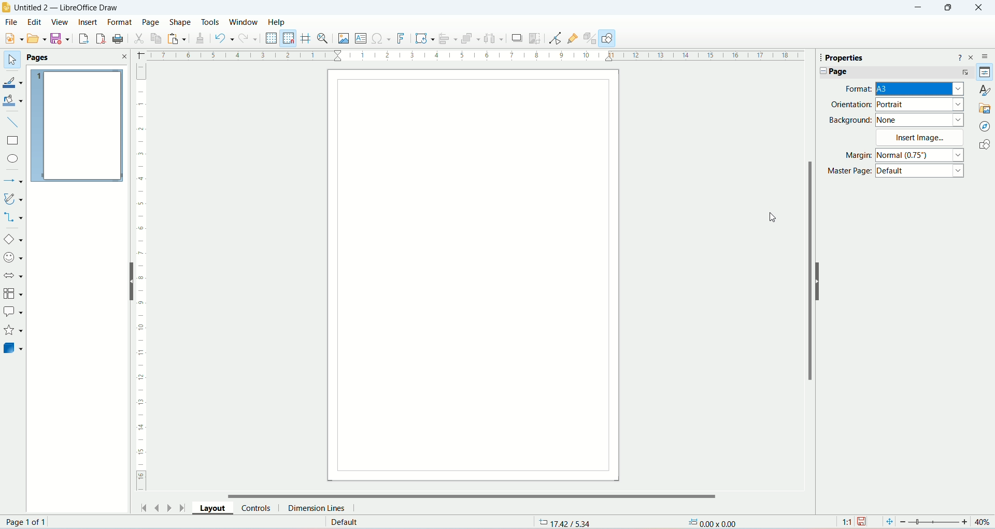 This screenshot has height=529, width=995. I want to click on previous page, so click(156, 506).